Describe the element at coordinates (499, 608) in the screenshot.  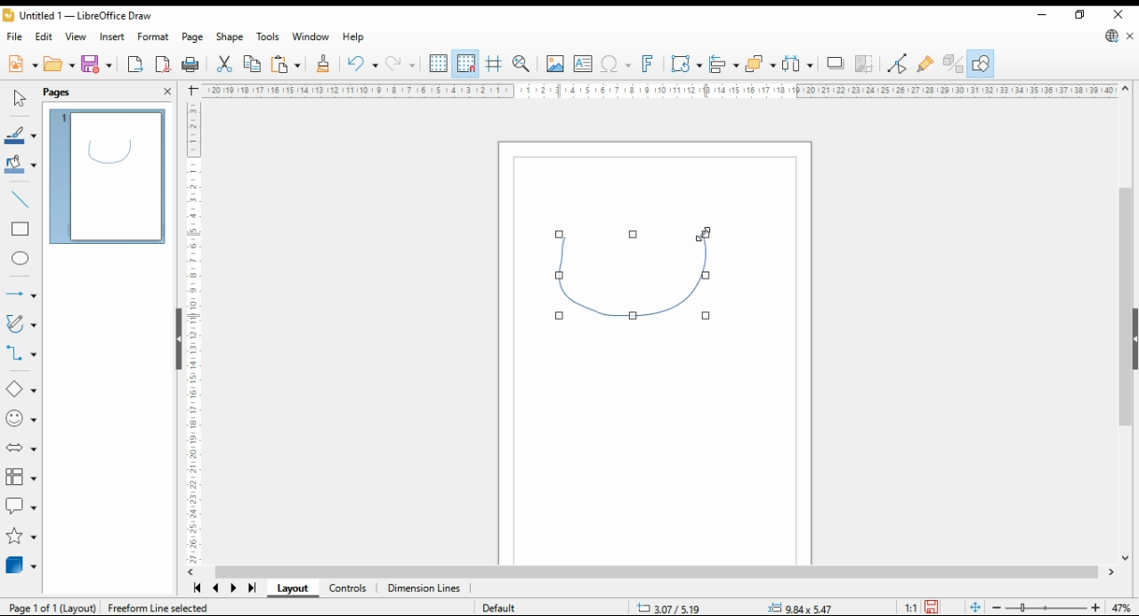
I see `default` at that location.